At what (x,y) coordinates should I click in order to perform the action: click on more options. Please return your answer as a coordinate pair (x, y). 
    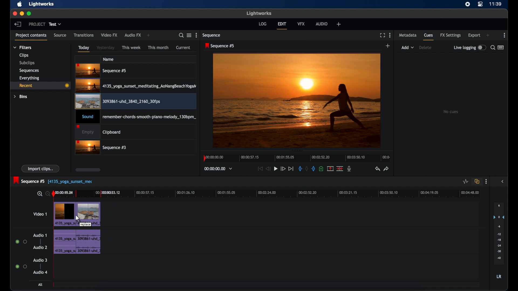
    Looking at the image, I should click on (390, 35).